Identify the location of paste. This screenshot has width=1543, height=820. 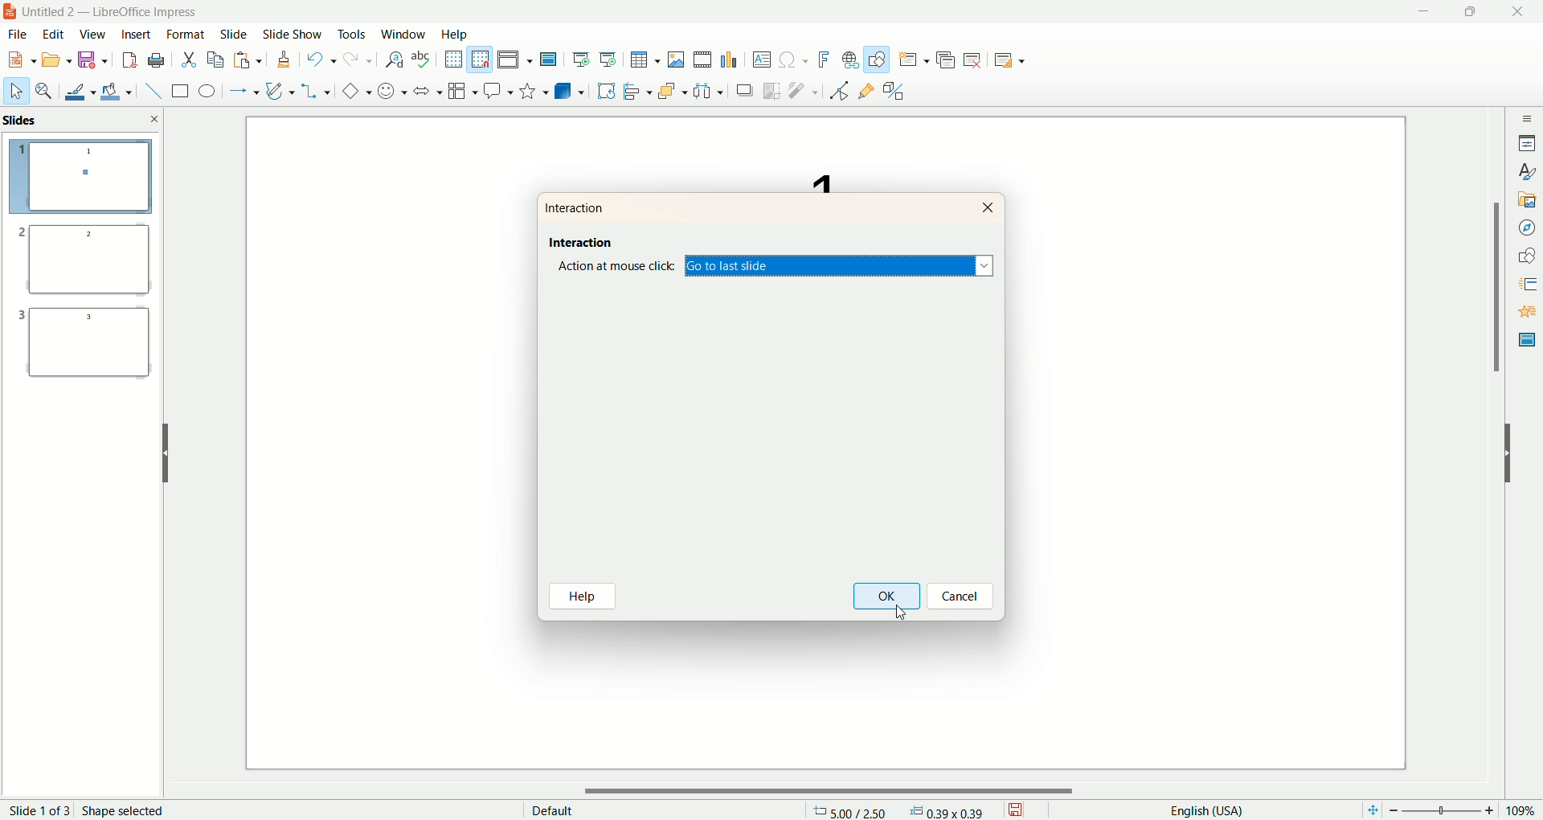
(249, 61).